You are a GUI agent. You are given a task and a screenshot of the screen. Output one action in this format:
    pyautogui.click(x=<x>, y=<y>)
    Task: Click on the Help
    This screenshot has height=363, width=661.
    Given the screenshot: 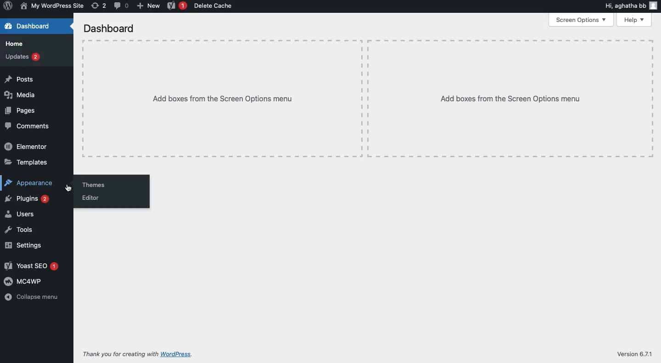 What is the action you would take?
    pyautogui.click(x=636, y=20)
    